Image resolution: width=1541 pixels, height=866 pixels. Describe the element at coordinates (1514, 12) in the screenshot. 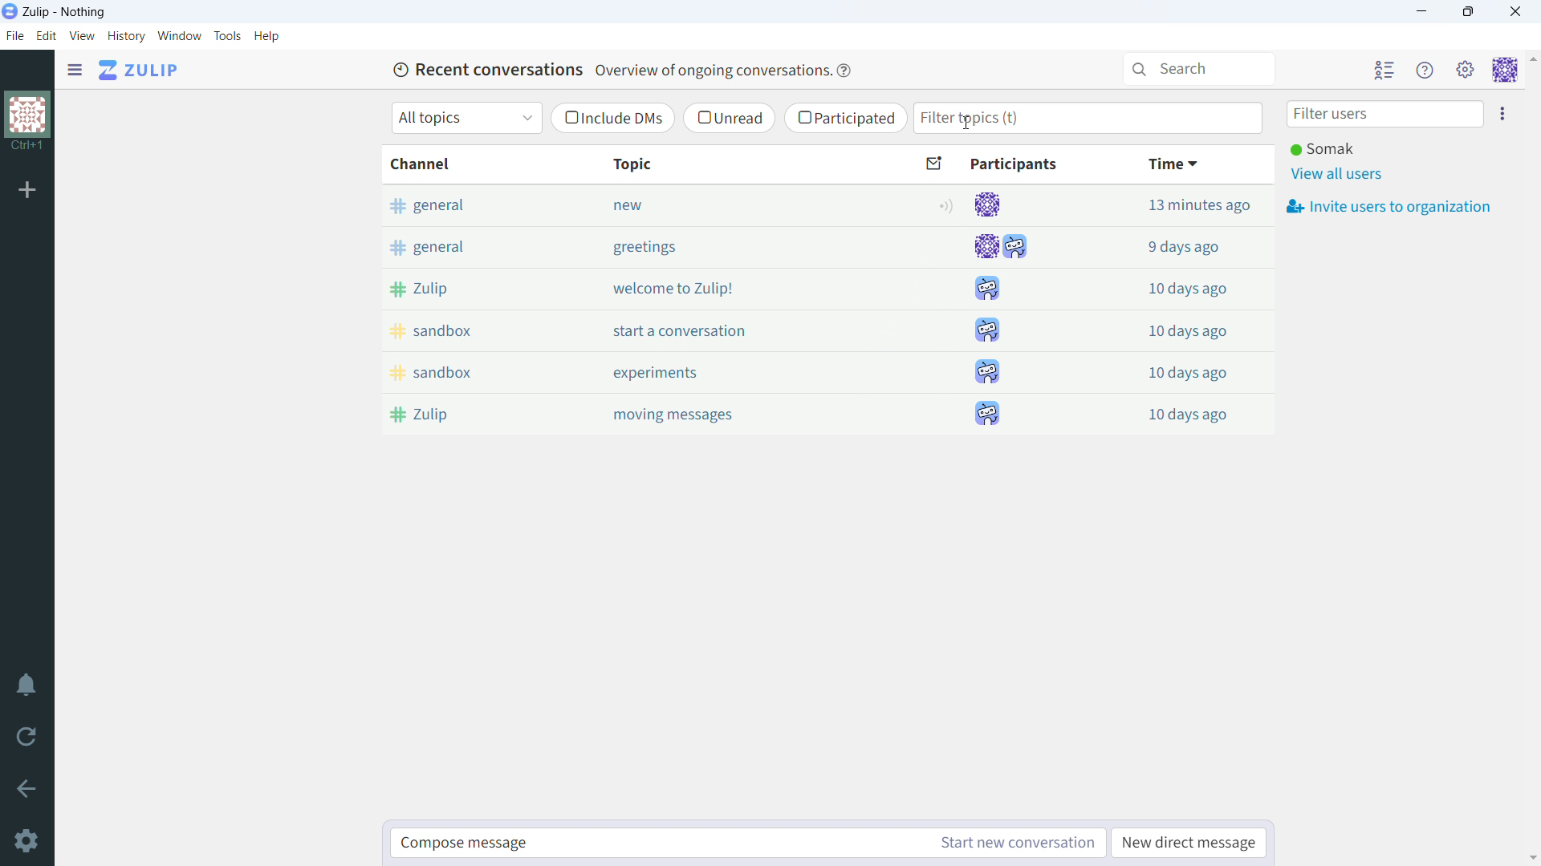

I see `close` at that location.